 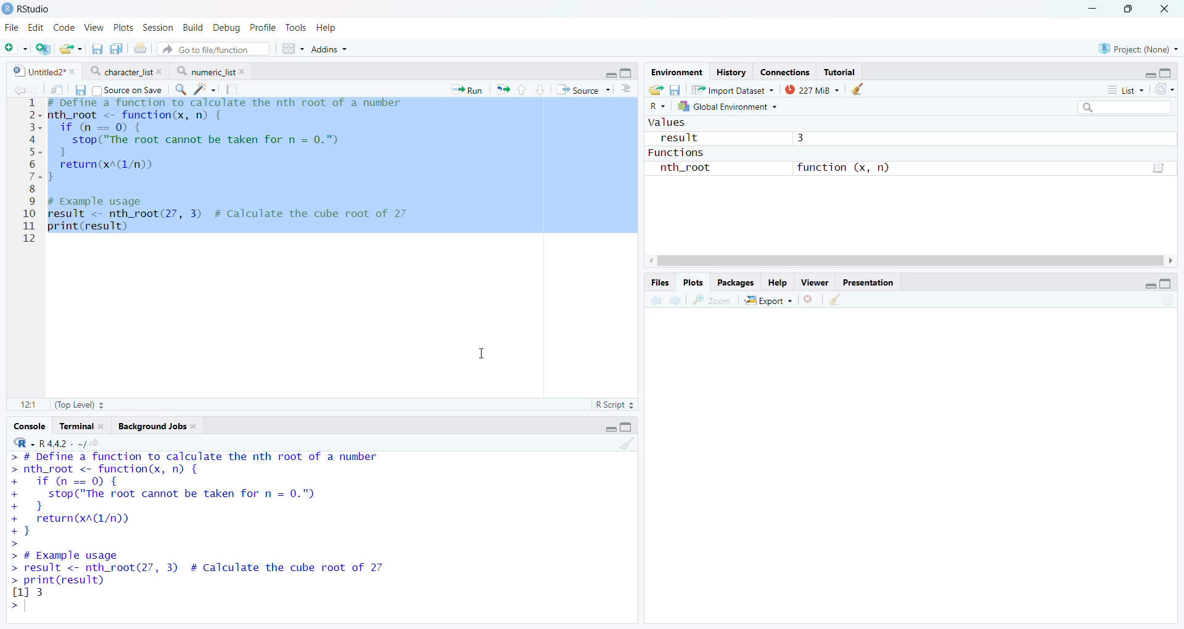 What do you see at coordinates (126, 71) in the screenshot?
I see `character list` at bounding box center [126, 71].